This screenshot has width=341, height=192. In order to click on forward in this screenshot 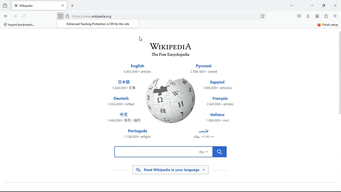, I will do `click(16, 16)`.